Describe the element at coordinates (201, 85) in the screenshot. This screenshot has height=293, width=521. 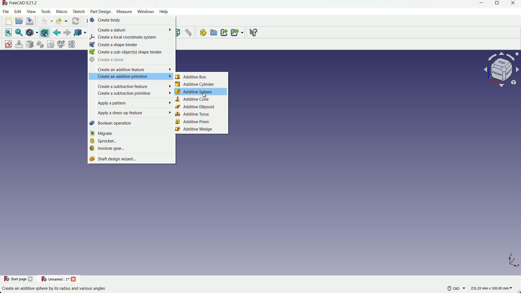
I see `additive cylinder` at that location.